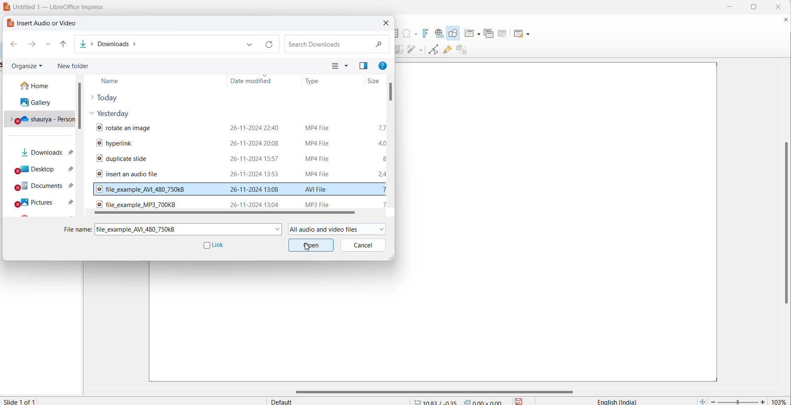 This screenshot has height=405, width=791. I want to click on video file modification date, so click(257, 151).